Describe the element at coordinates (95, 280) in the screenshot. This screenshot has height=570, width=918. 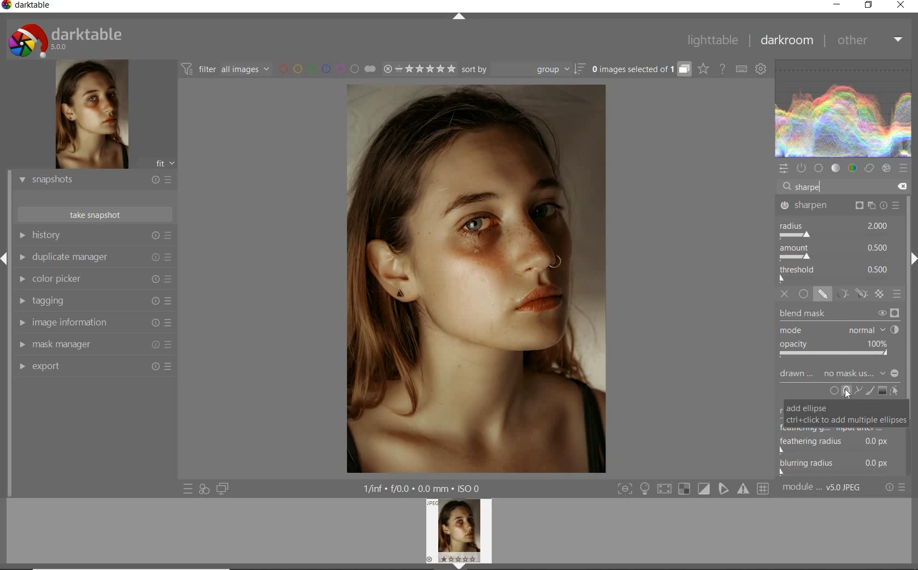
I see `color picker` at that location.